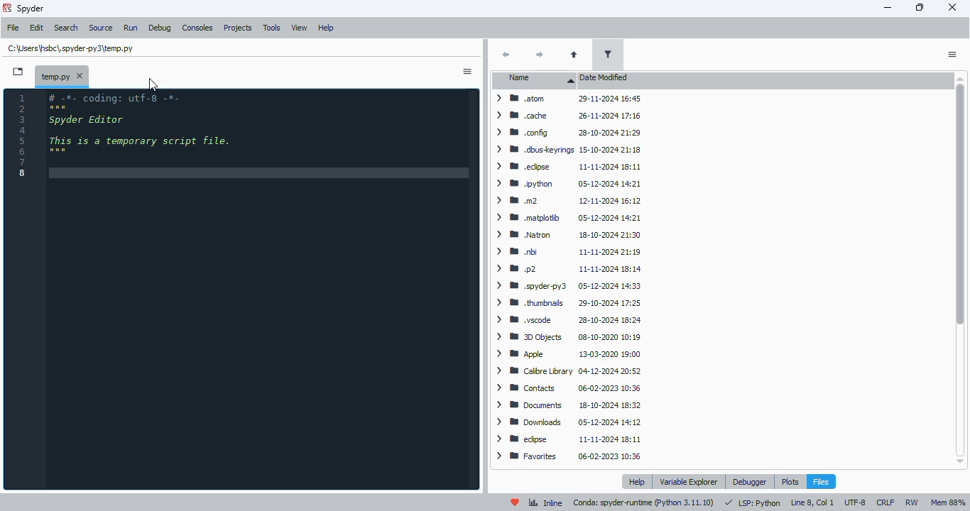 The image size is (970, 511). What do you see at coordinates (67, 28) in the screenshot?
I see `search` at bounding box center [67, 28].